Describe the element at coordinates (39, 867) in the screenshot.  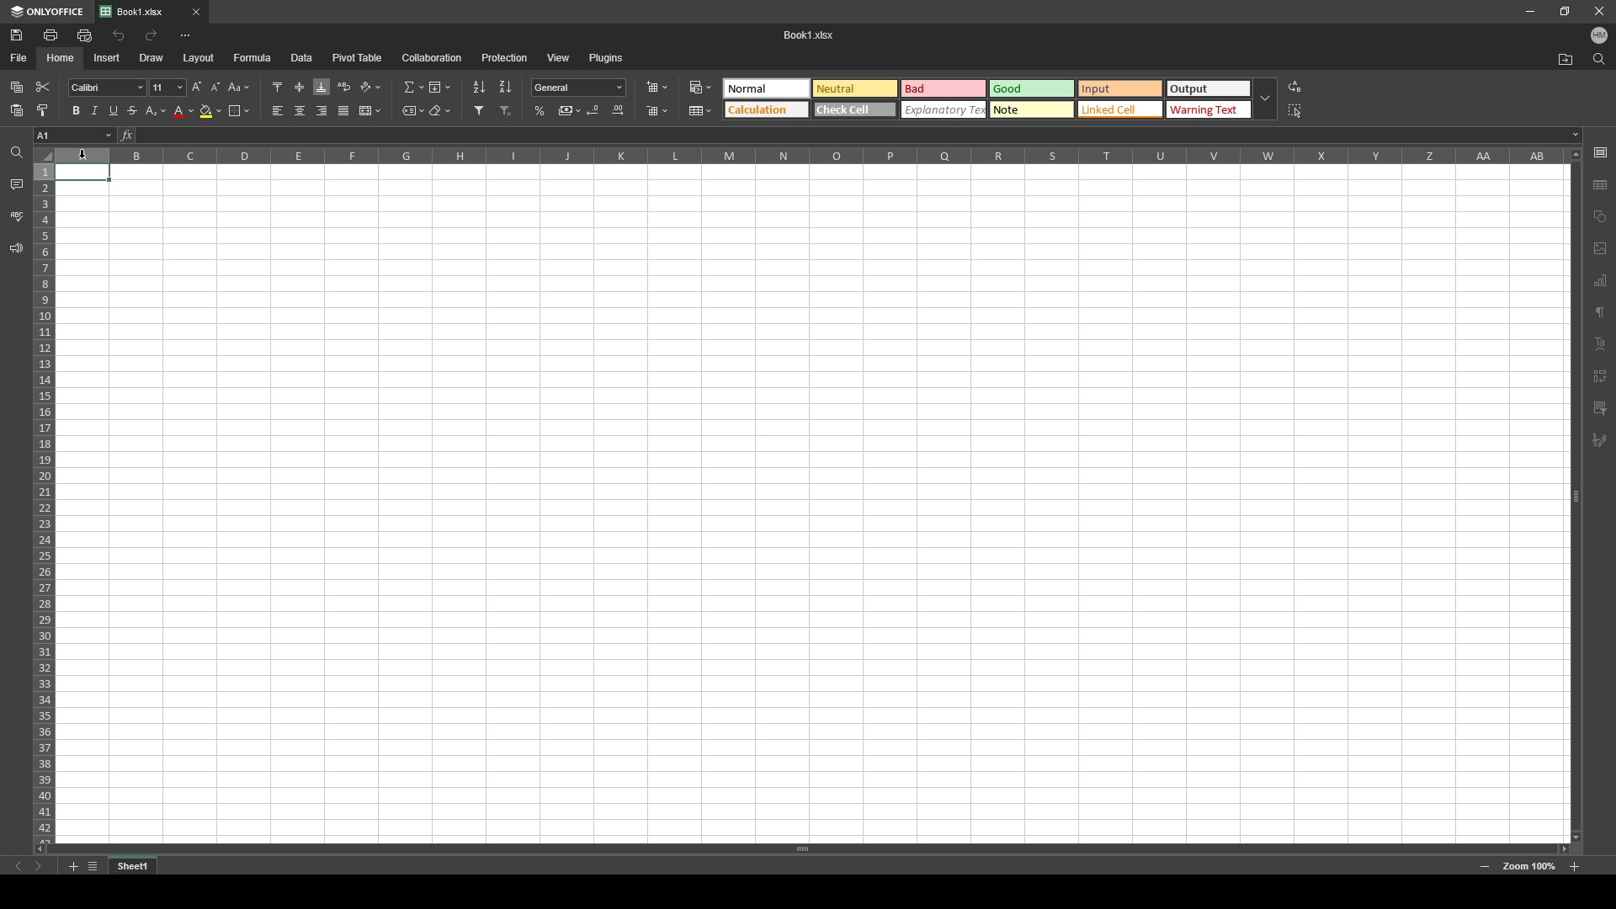
I see `next` at that location.